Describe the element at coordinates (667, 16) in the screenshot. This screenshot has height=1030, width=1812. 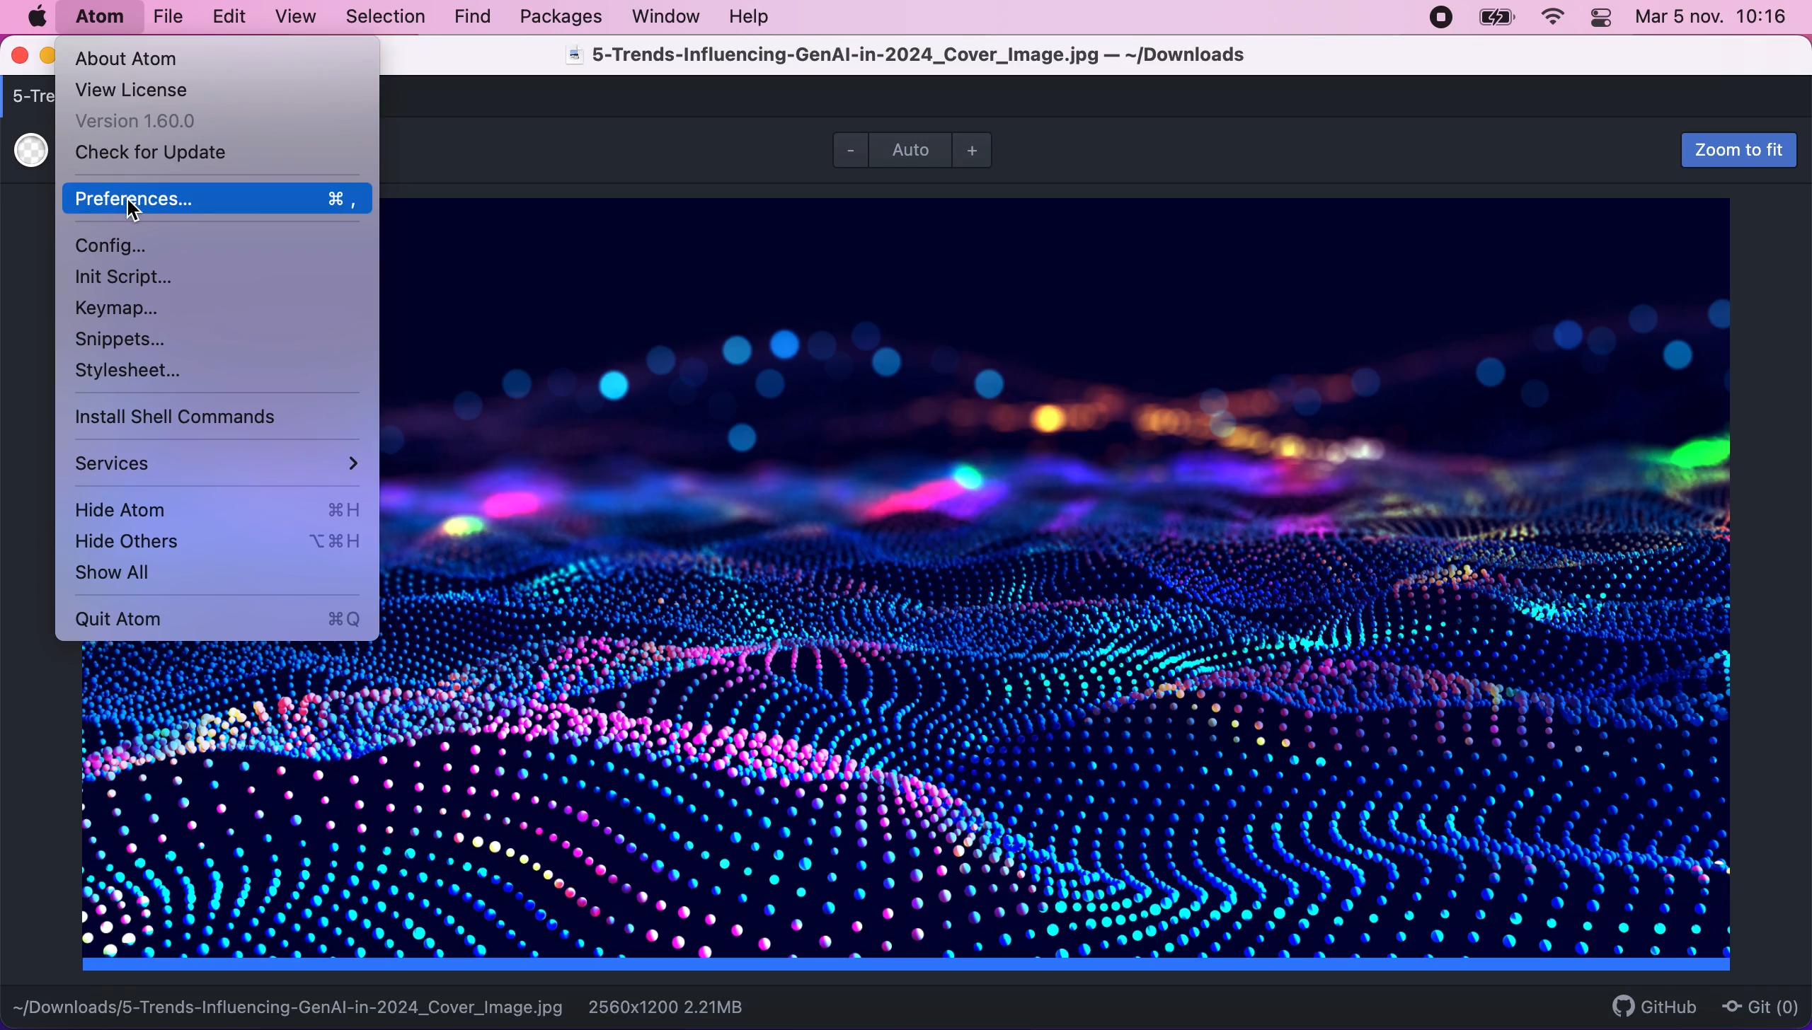
I see `window` at that location.